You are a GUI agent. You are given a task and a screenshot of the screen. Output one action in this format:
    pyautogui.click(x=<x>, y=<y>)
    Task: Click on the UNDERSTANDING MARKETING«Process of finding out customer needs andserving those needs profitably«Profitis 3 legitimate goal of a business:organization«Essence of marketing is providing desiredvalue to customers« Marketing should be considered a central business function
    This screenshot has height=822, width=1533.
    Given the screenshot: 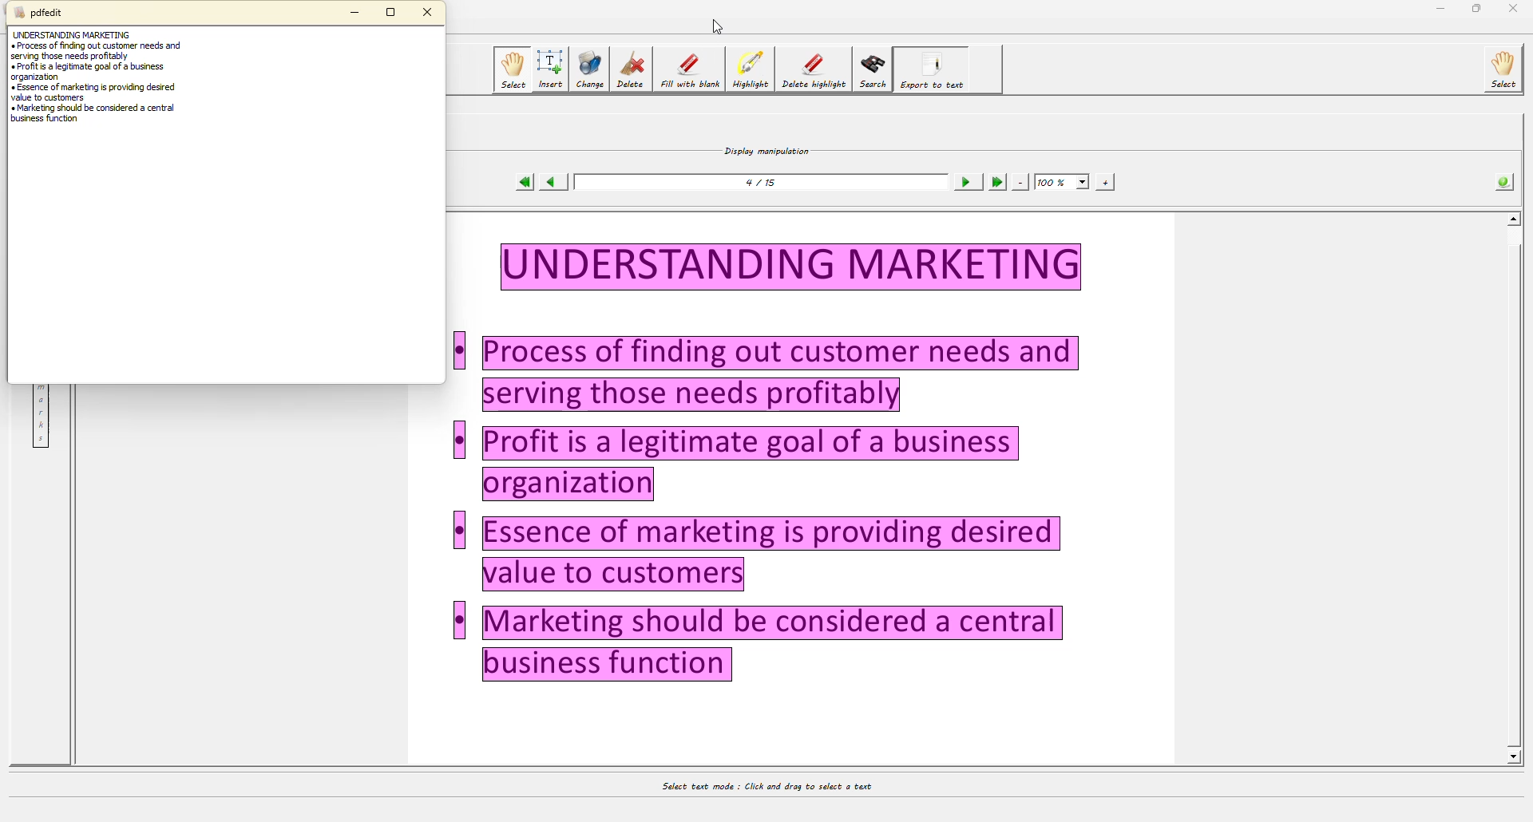 What is the action you would take?
    pyautogui.click(x=108, y=85)
    